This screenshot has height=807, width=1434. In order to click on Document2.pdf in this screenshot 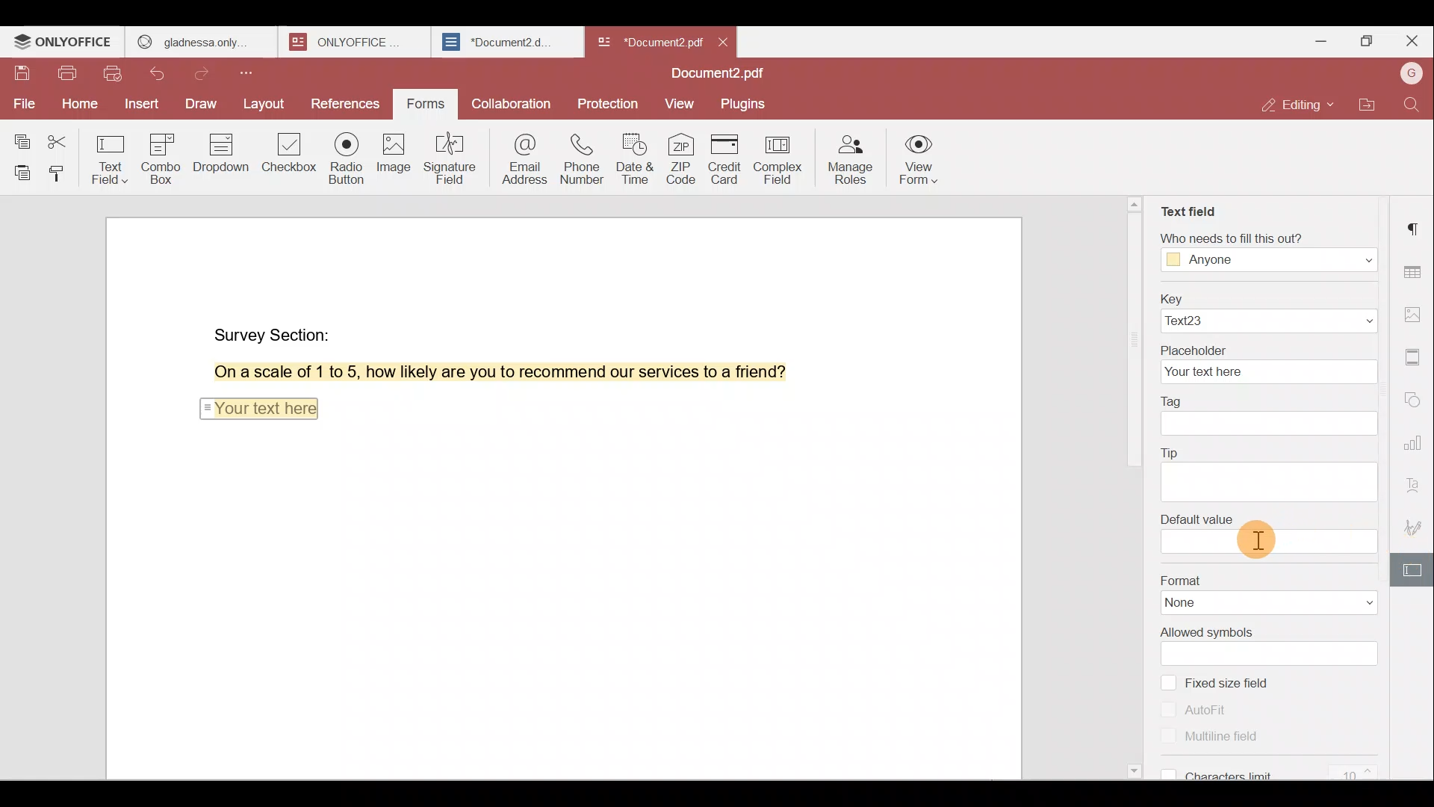, I will do `click(647, 41)`.